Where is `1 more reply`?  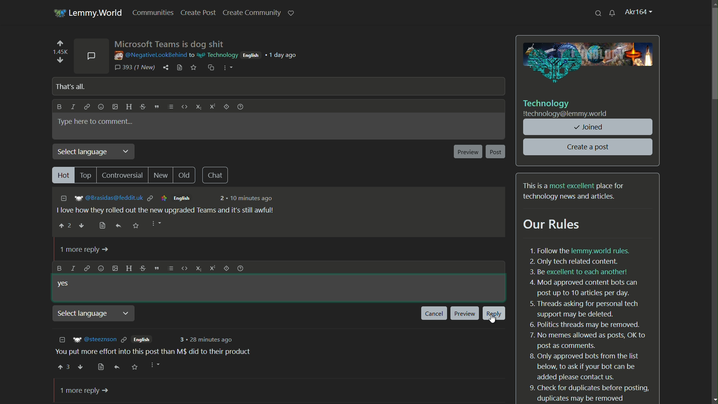
1 more reply is located at coordinates (85, 391).